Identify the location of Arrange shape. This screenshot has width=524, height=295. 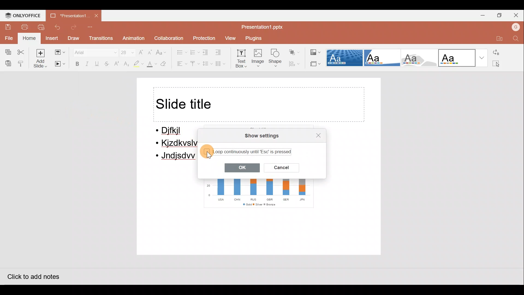
(293, 52).